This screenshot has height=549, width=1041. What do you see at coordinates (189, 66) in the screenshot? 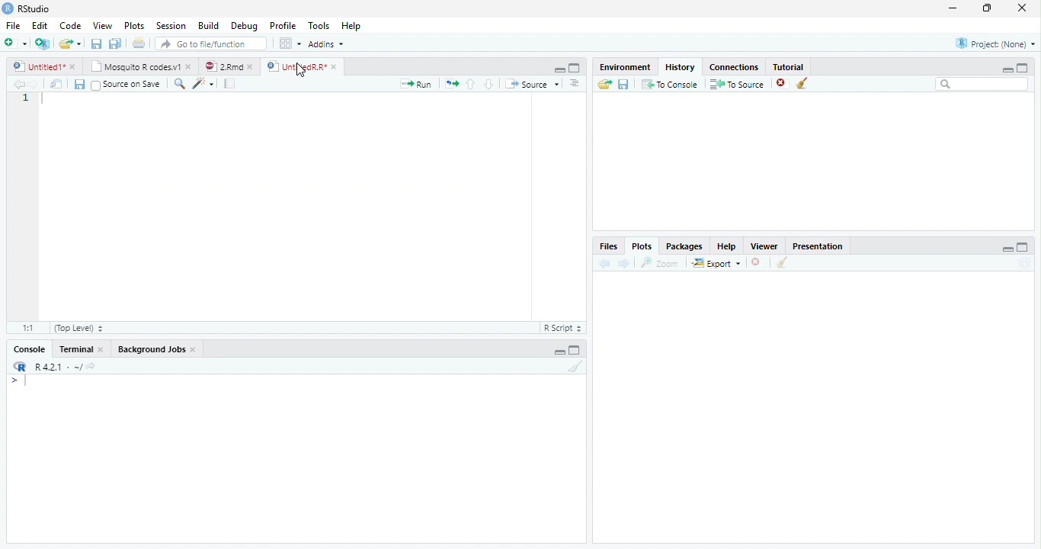
I see `close` at bounding box center [189, 66].